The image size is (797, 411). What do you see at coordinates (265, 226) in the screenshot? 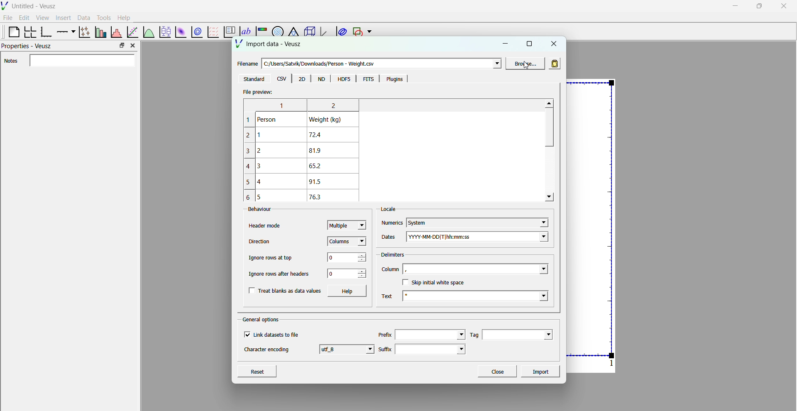
I see `Header mode` at bounding box center [265, 226].